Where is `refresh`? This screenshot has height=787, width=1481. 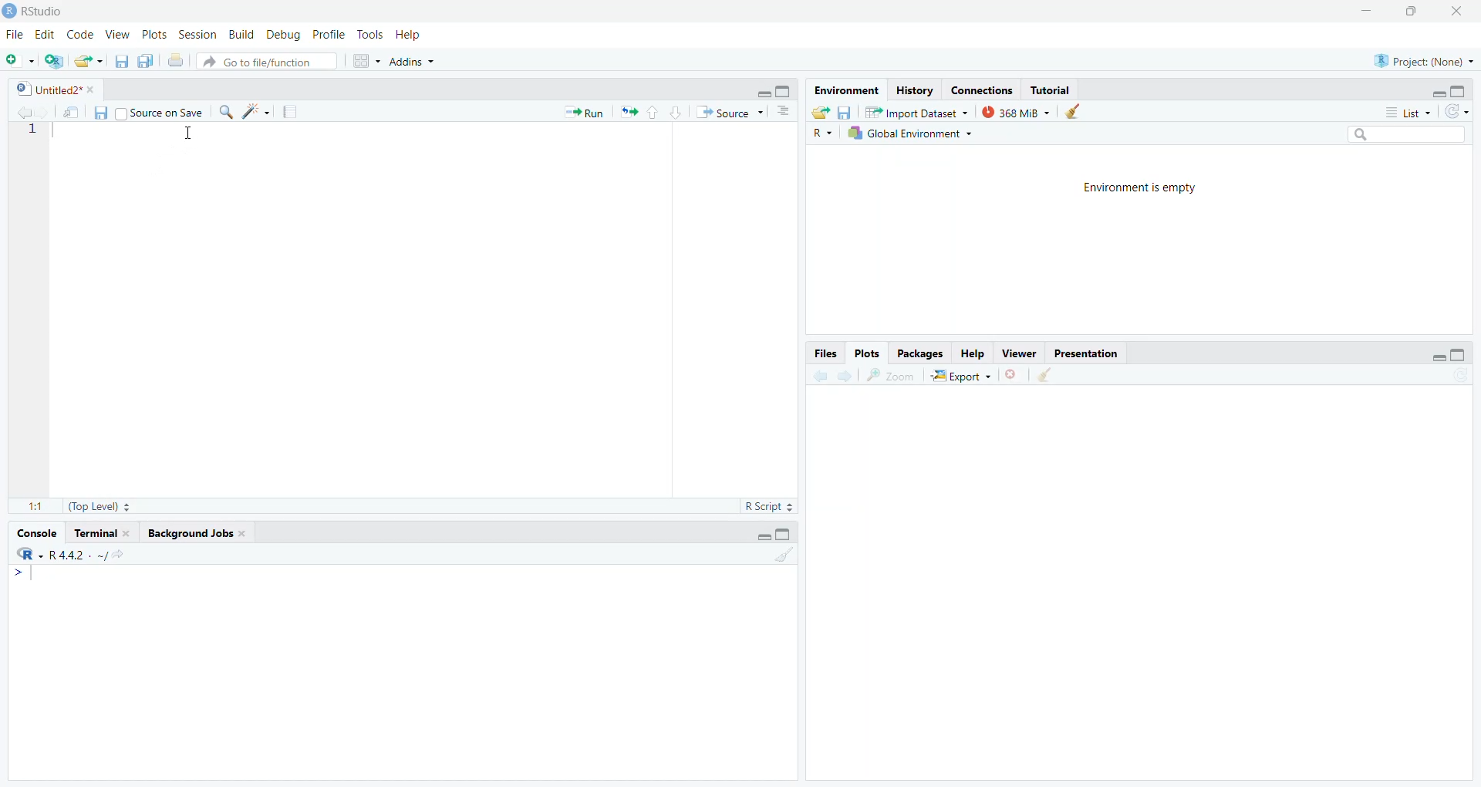
refresh is located at coordinates (1460, 114).